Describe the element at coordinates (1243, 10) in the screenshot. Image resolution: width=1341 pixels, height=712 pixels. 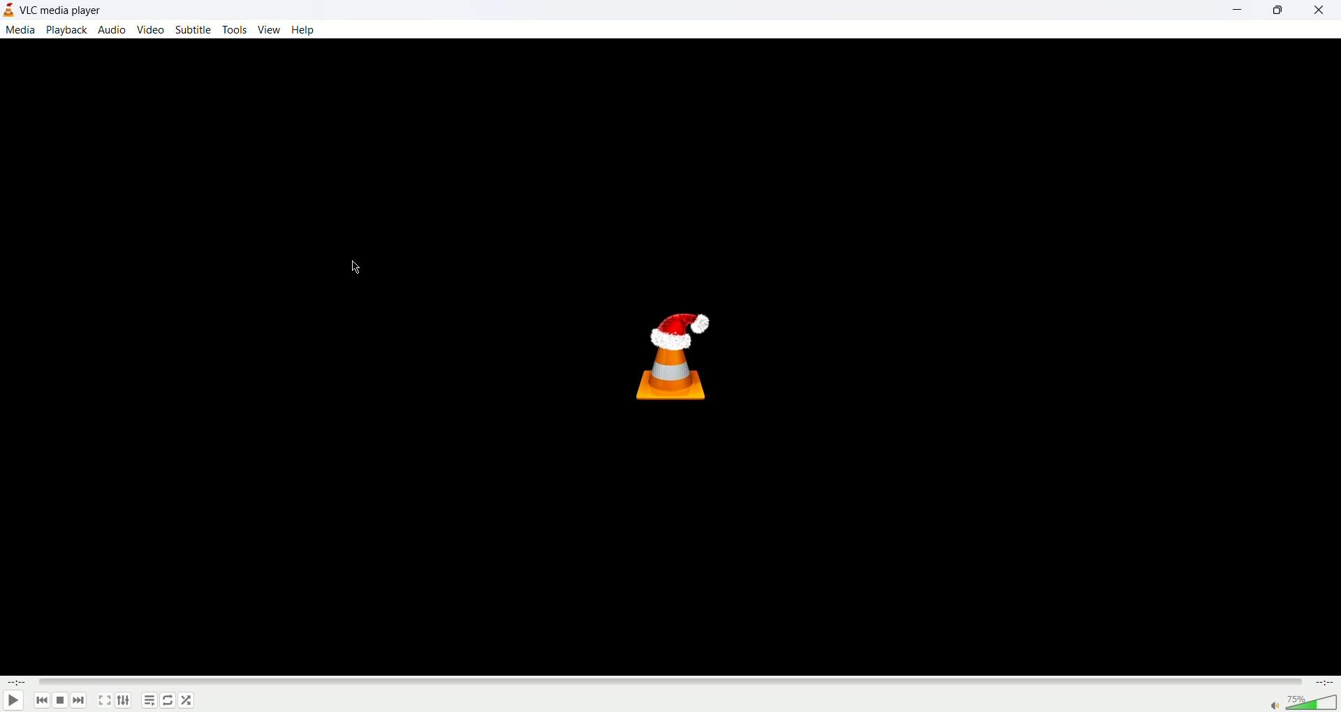
I see `minimize` at that location.